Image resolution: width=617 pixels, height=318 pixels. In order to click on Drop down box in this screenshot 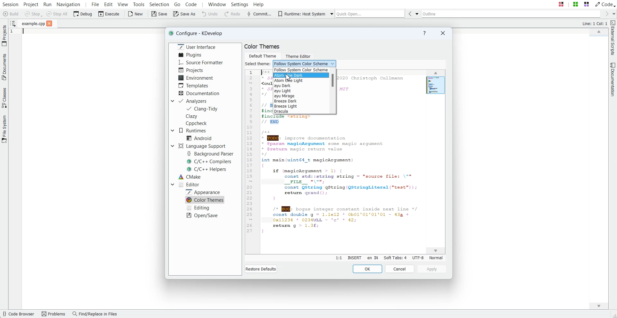, I will do `click(172, 101)`.